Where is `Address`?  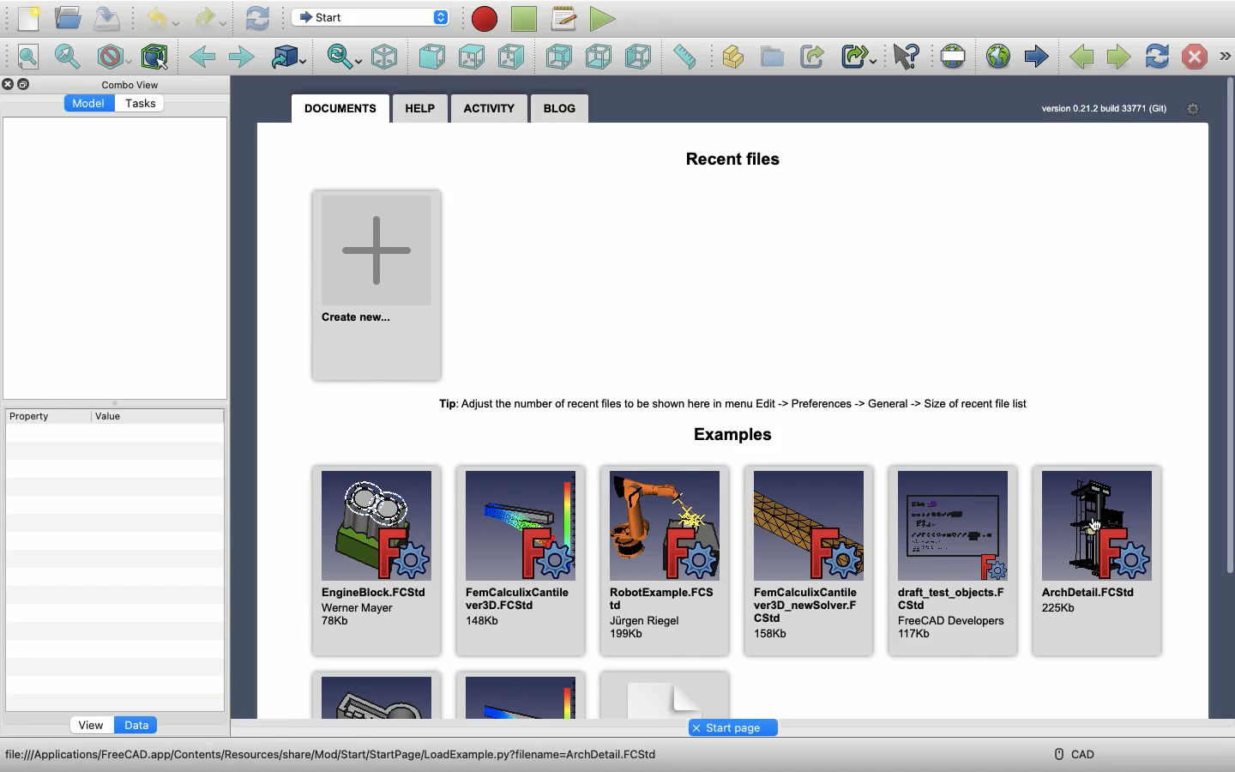
Address is located at coordinates (348, 754).